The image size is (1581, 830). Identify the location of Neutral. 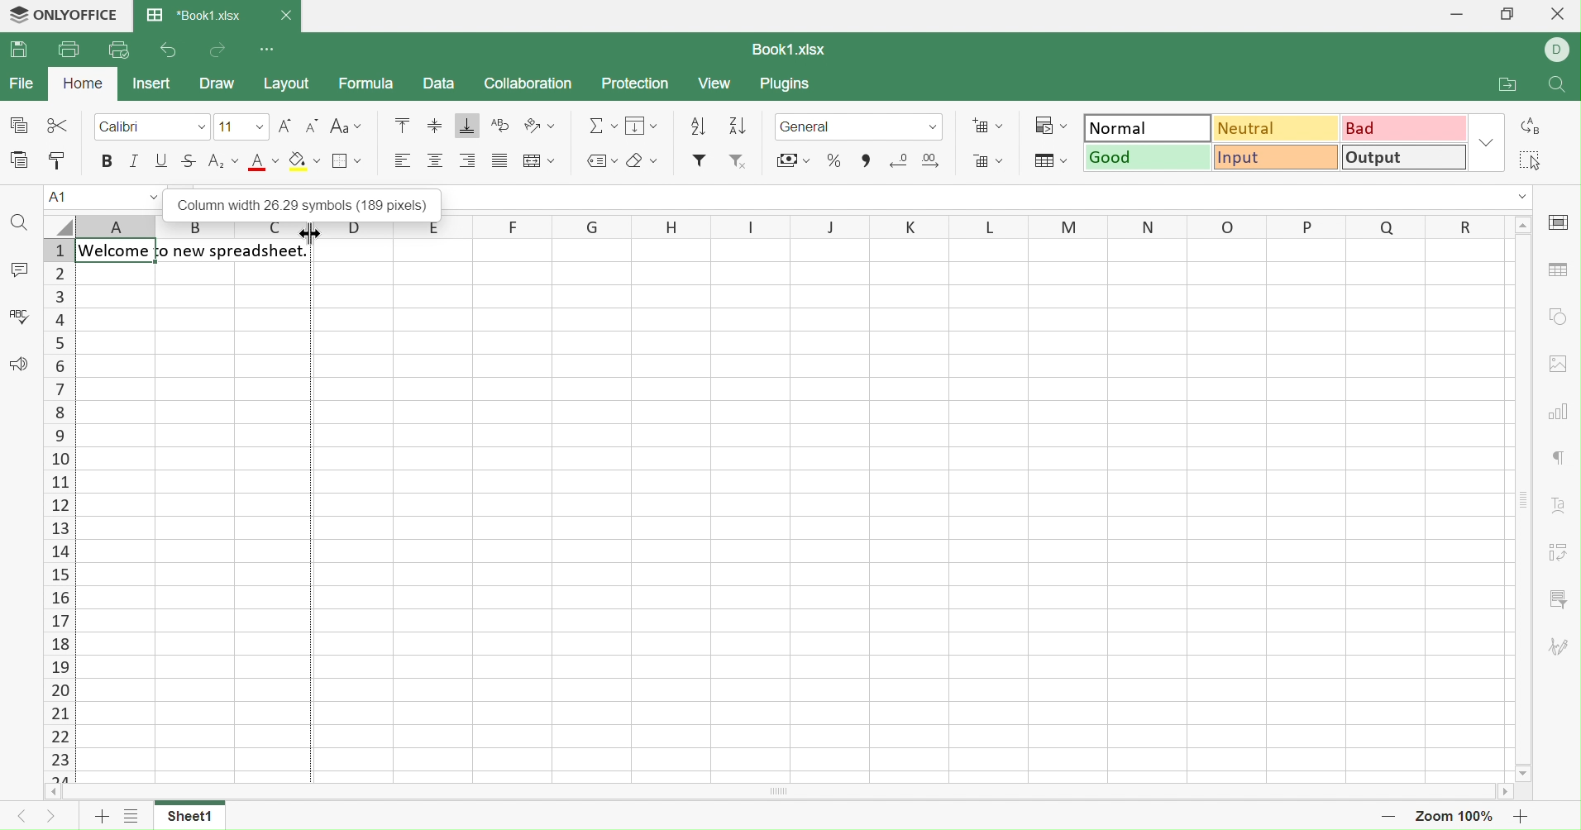
(1278, 129).